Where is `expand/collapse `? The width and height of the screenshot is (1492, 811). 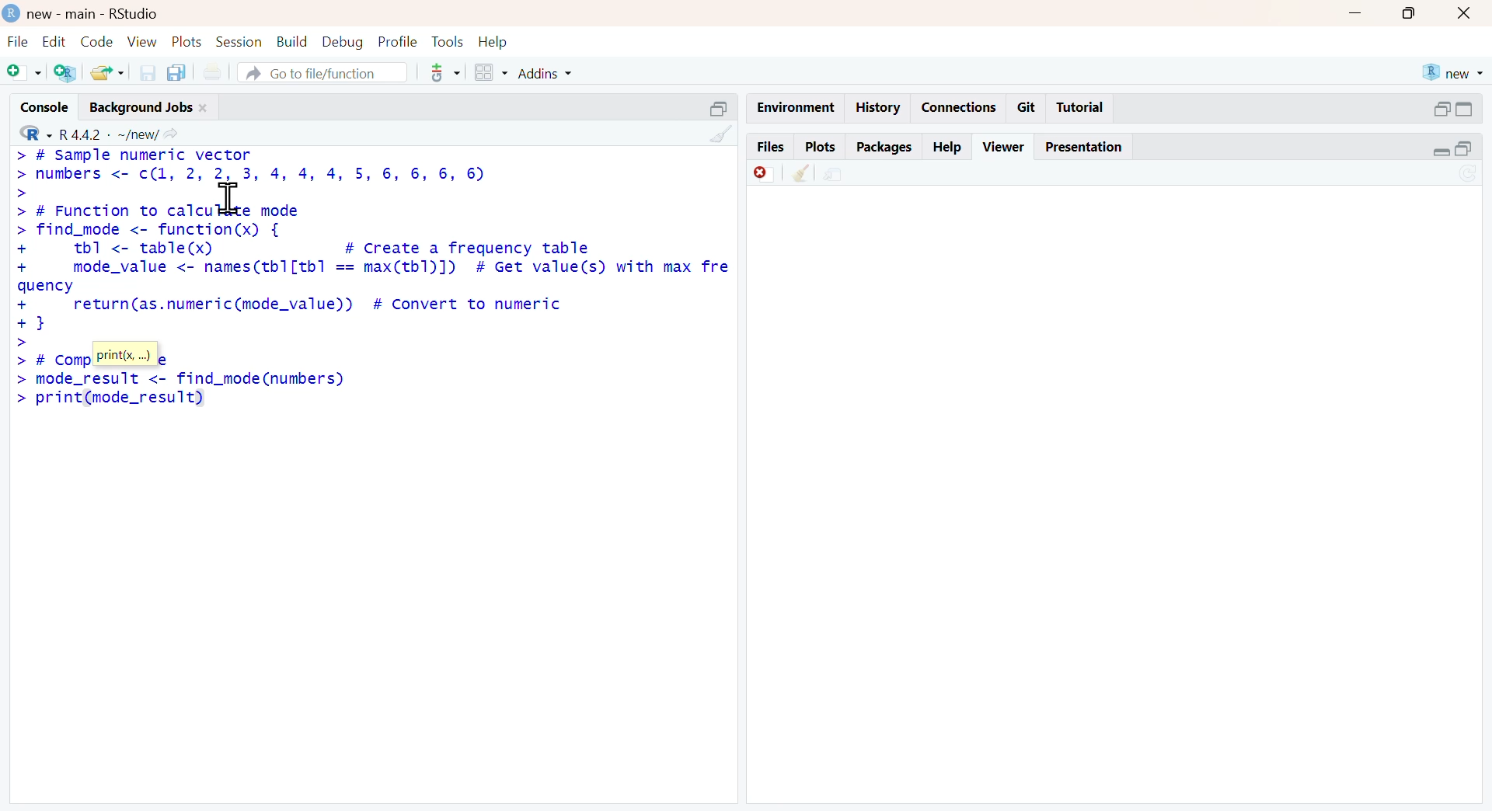 expand/collapse  is located at coordinates (1464, 109).